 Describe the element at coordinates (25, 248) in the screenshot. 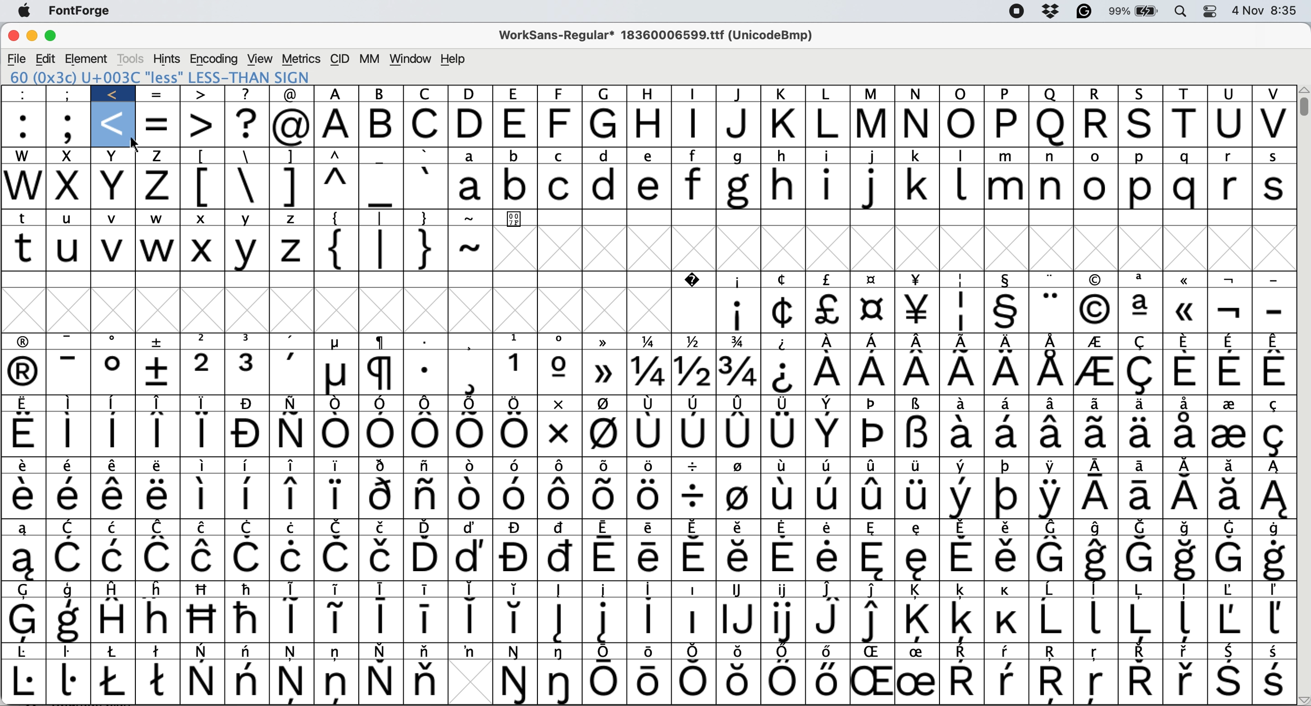

I see `t` at that location.